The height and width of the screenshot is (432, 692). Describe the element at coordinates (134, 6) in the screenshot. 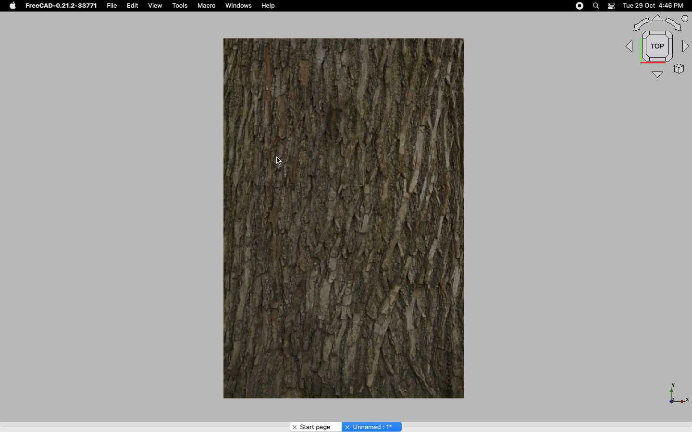

I see `Edit` at that location.